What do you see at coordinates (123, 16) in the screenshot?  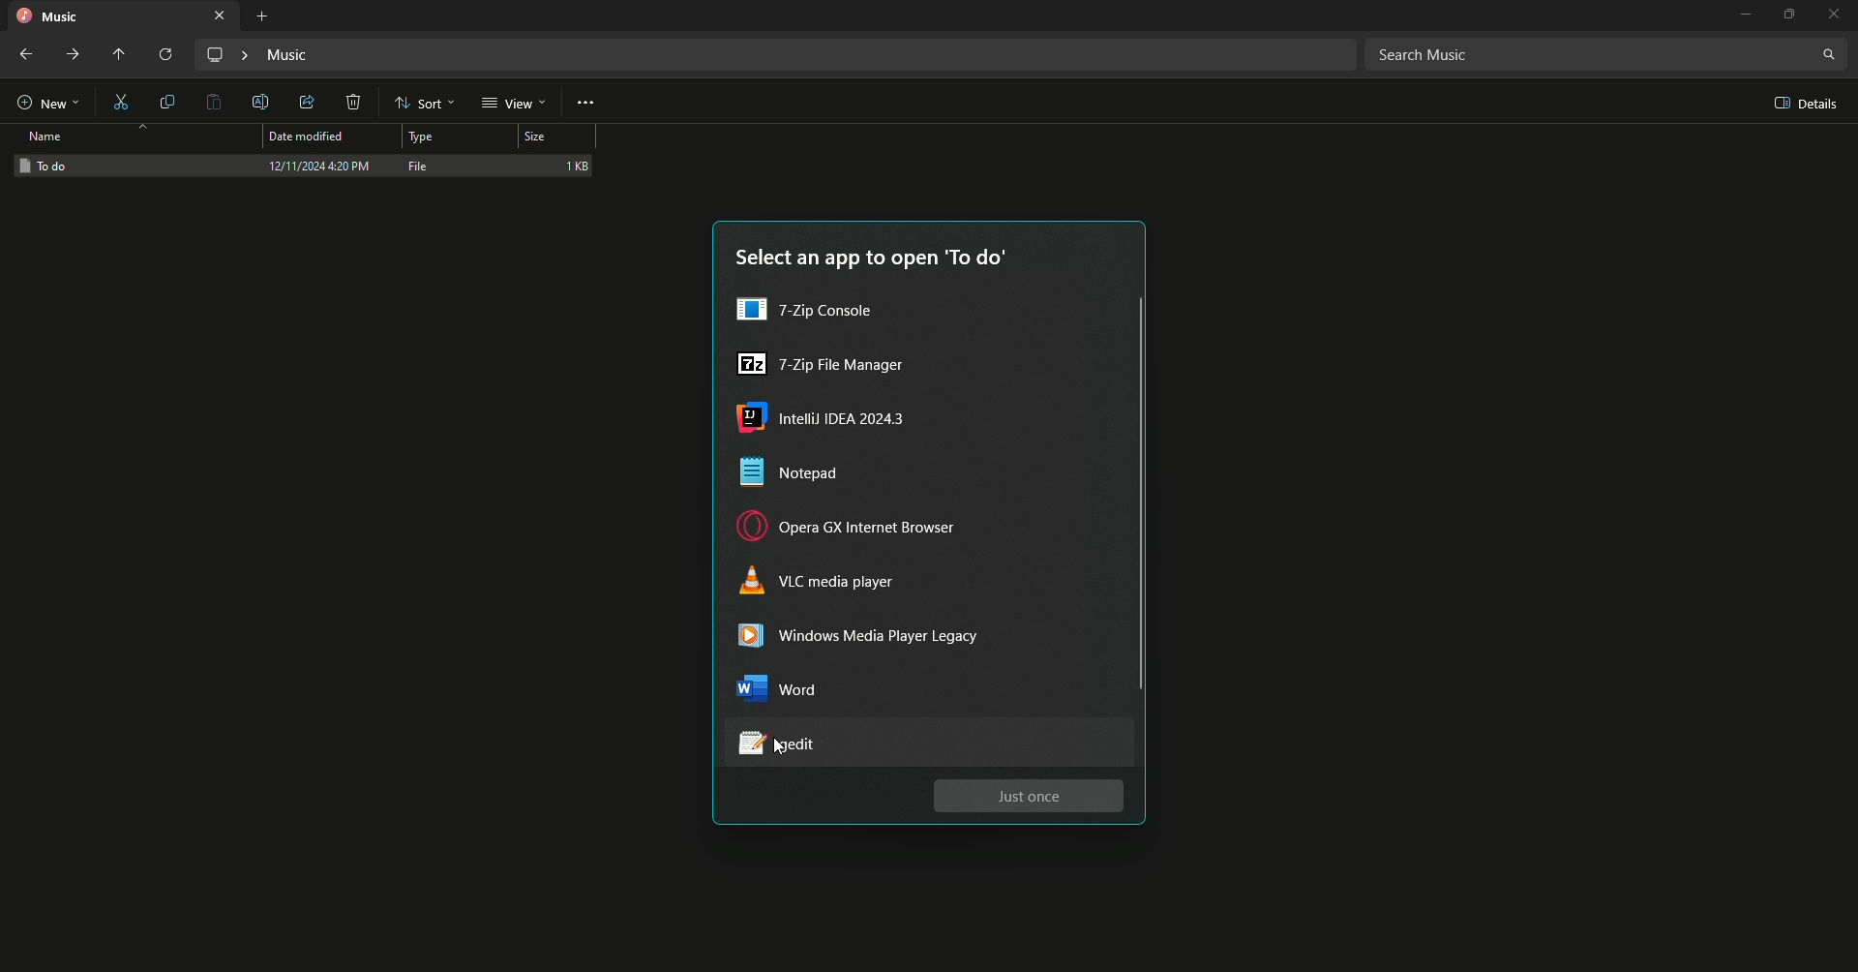 I see `Music tab` at bounding box center [123, 16].